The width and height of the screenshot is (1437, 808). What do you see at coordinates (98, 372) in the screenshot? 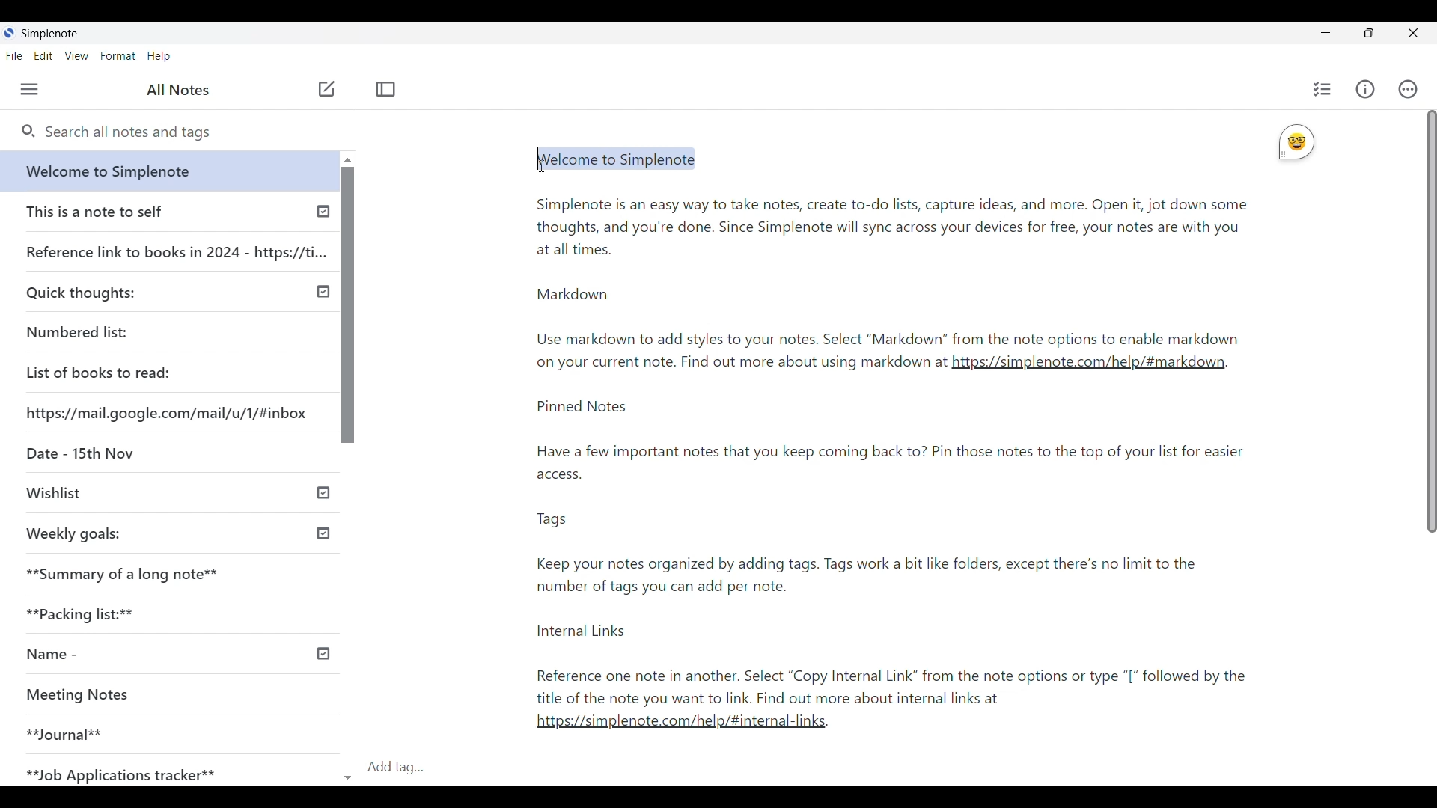
I see `Listen of books to read` at bounding box center [98, 372].